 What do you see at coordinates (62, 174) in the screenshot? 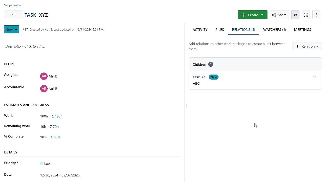
I see `date` at bounding box center [62, 174].